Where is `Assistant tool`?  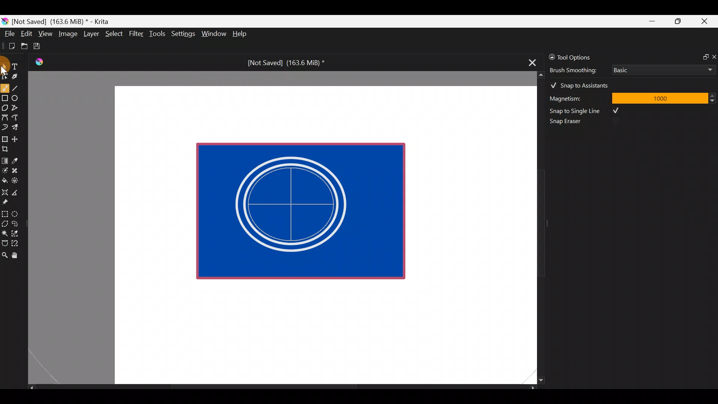
Assistant tool is located at coordinates (4, 190).